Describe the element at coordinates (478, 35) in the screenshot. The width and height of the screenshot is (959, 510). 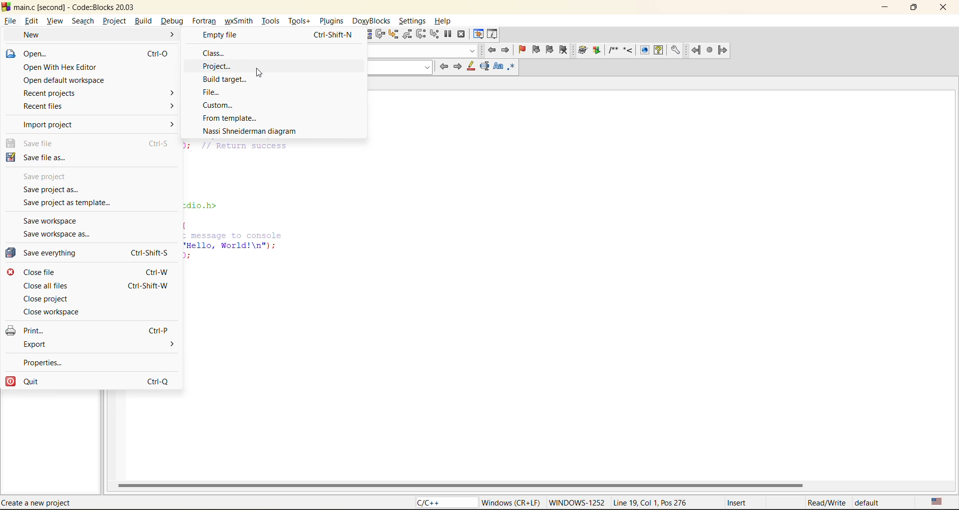
I see `debugging windows` at that location.